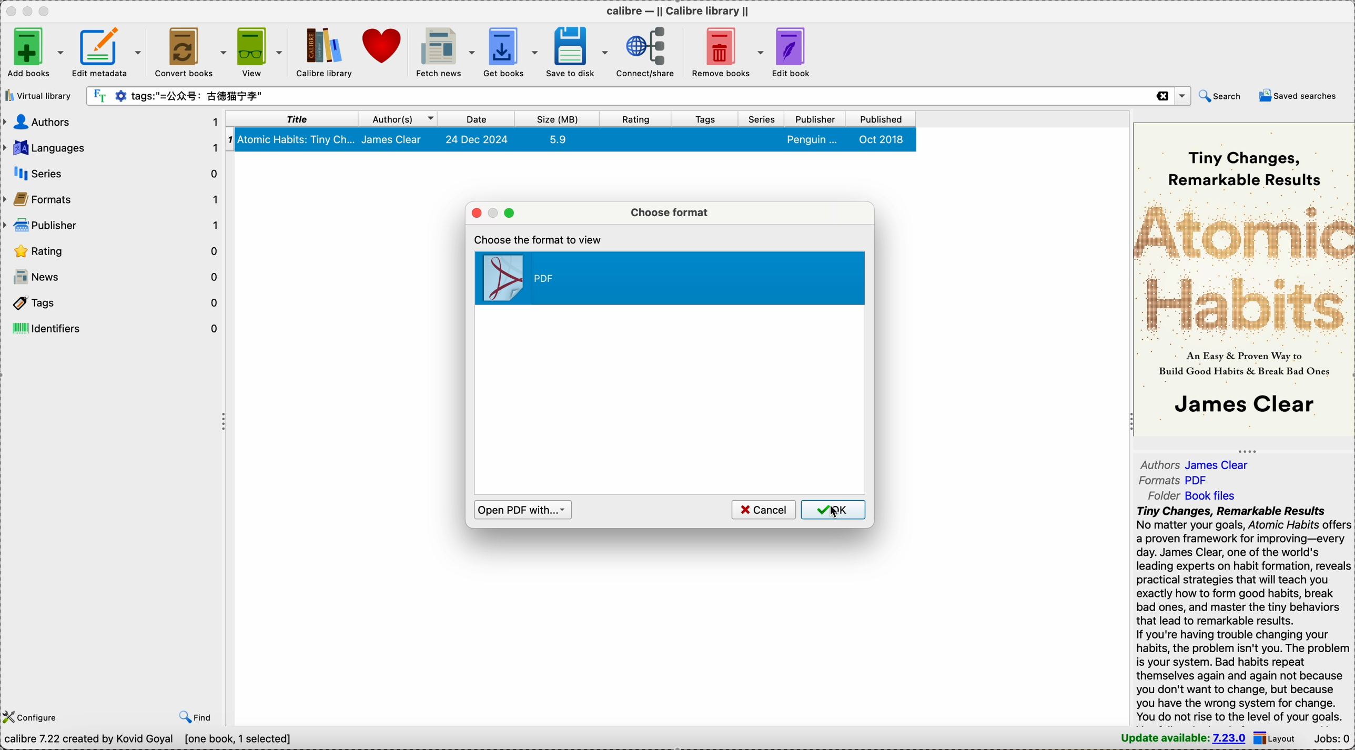 This screenshot has width=1355, height=750. Describe the element at coordinates (792, 53) in the screenshot. I see `edit book` at that location.